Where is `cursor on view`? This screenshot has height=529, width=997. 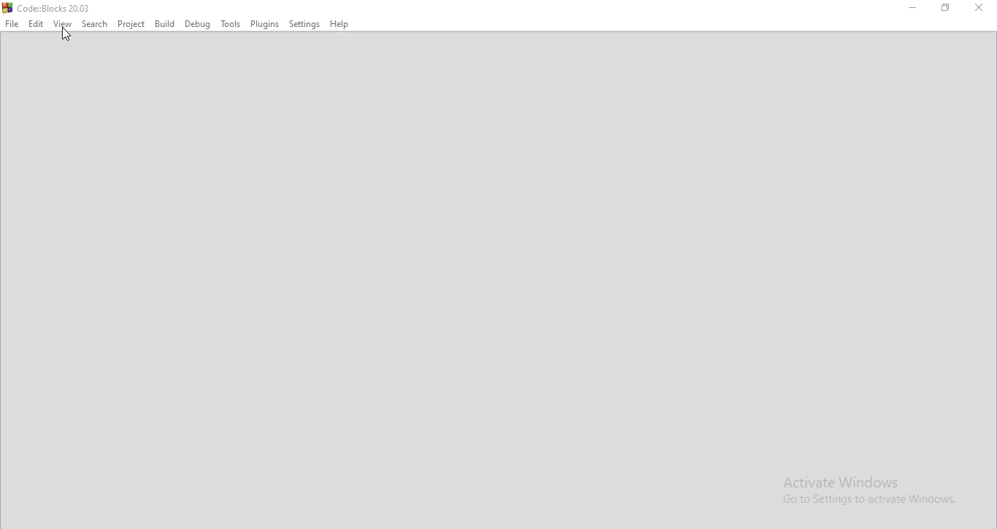 cursor on view is located at coordinates (66, 34).